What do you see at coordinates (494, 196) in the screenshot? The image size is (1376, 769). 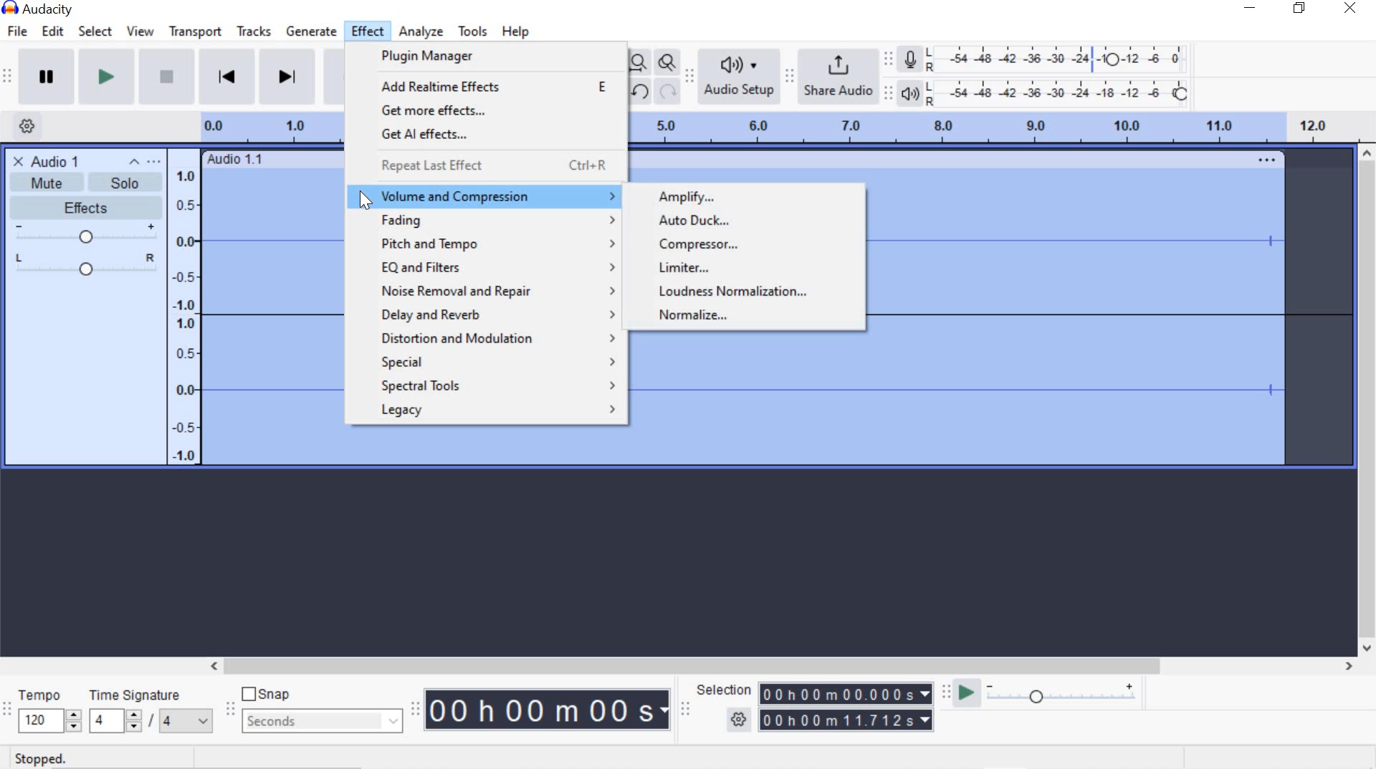 I see `volume and compression` at bounding box center [494, 196].